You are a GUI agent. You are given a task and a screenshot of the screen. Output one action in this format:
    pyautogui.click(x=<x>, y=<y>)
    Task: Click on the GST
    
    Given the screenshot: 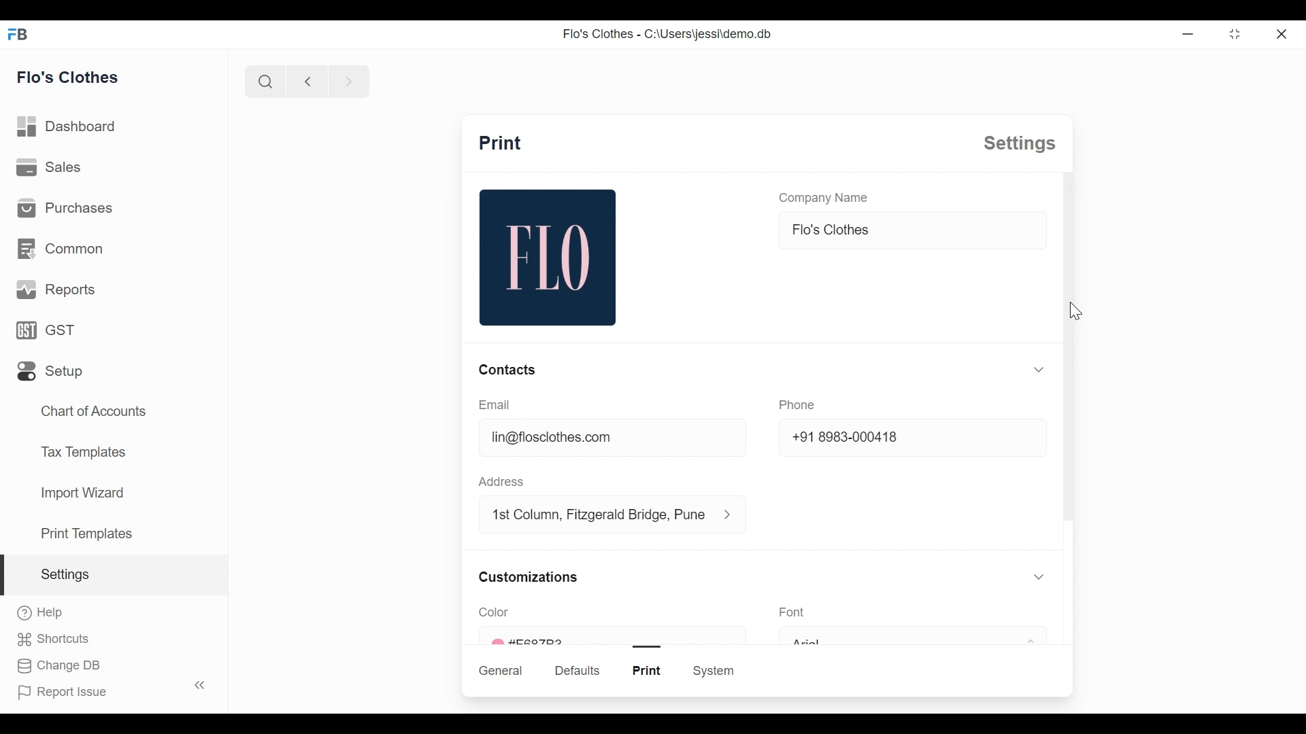 What is the action you would take?
    pyautogui.click(x=45, y=330)
    